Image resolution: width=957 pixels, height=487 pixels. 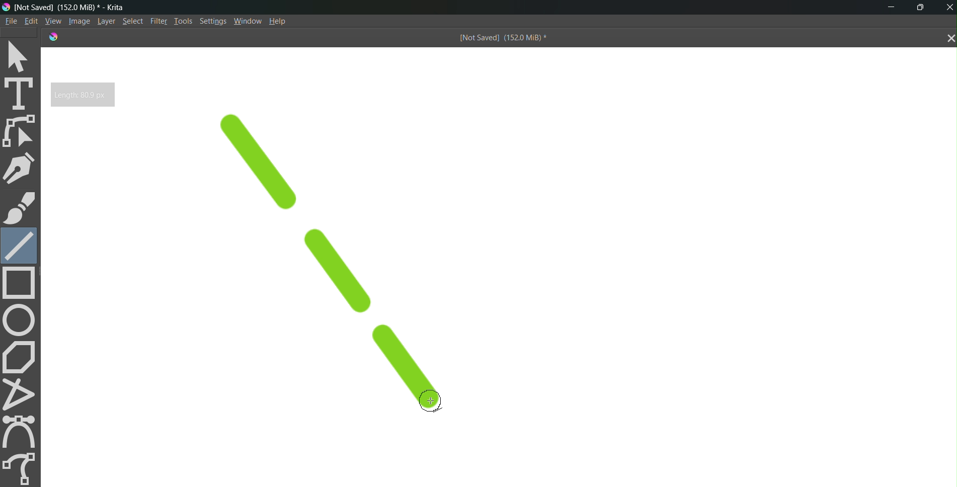 What do you see at coordinates (22, 168) in the screenshot?
I see `pen` at bounding box center [22, 168].